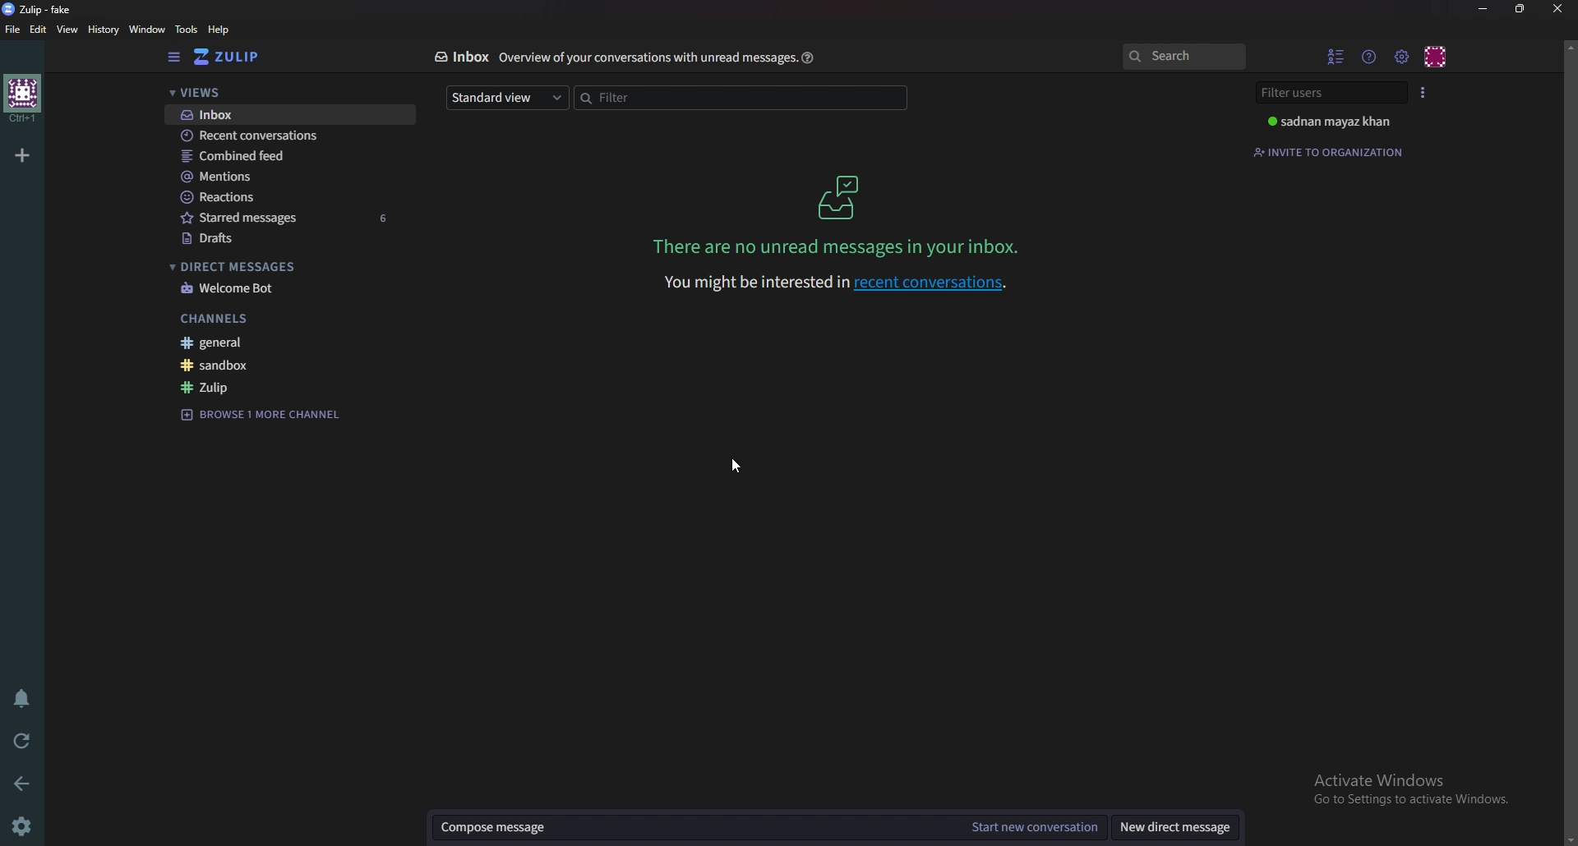 The width and height of the screenshot is (1578, 846). What do you see at coordinates (22, 741) in the screenshot?
I see `Reload` at bounding box center [22, 741].